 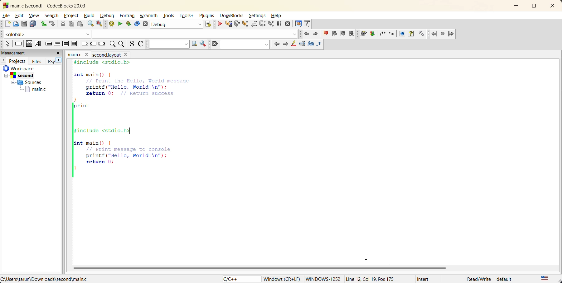 I want to click on Insert, so click(x=427, y=278).